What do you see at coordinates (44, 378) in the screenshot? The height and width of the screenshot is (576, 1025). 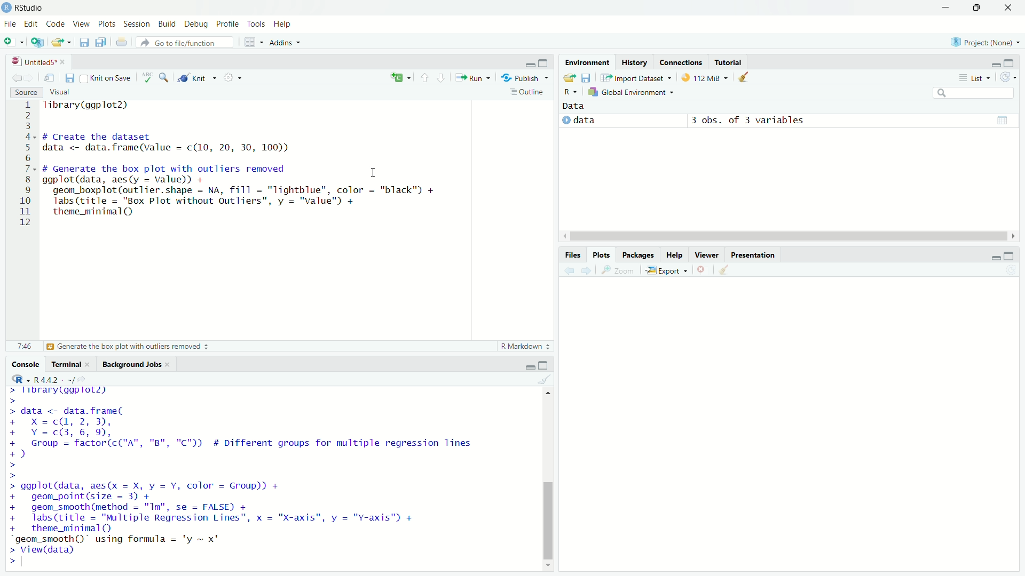 I see `R447 . ~/` at bounding box center [44, 378].